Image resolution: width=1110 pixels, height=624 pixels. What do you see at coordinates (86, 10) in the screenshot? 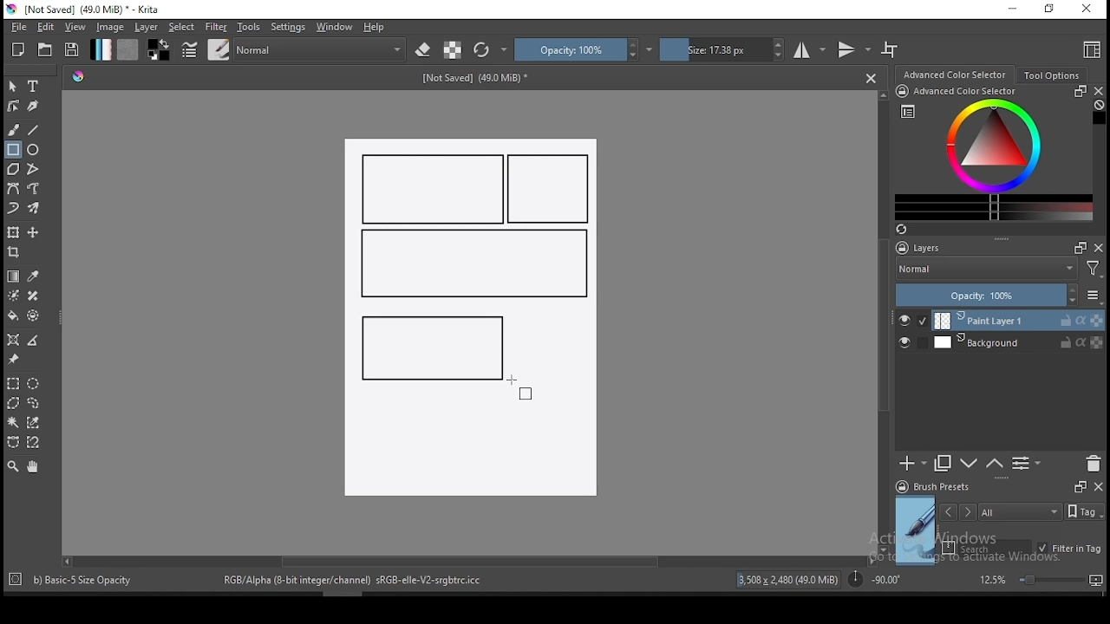
I see `icon and file name` at bounding box center [86, 10].